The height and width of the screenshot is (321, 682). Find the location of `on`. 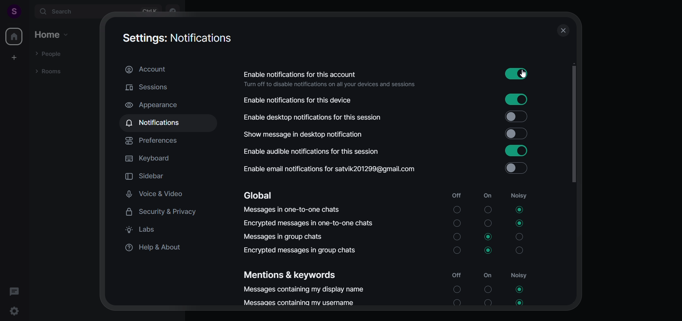

on is located at coordinates (488, 196).